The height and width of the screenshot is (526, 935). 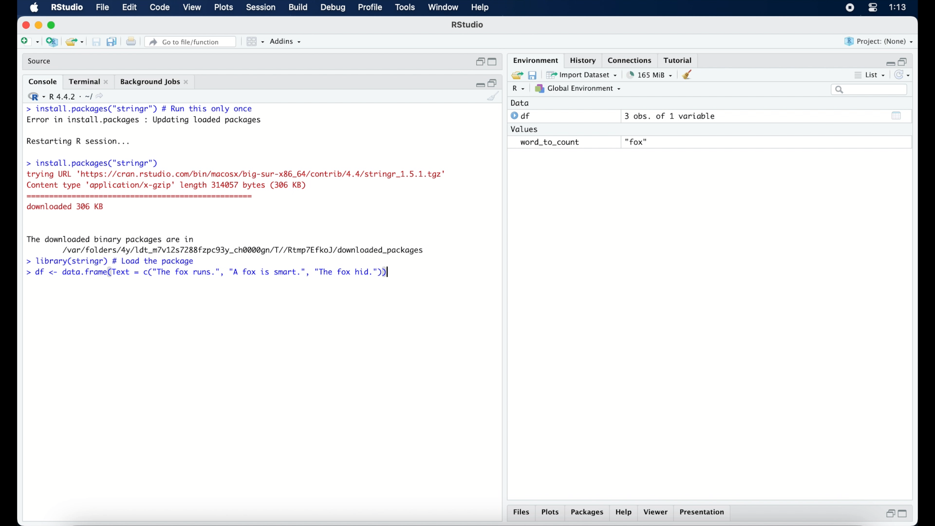 What do you see at coordinates (142, 109) in the screenshot?
I see `> install.packages("stringr") # Run this only once|` at bounding box center [142, 109].